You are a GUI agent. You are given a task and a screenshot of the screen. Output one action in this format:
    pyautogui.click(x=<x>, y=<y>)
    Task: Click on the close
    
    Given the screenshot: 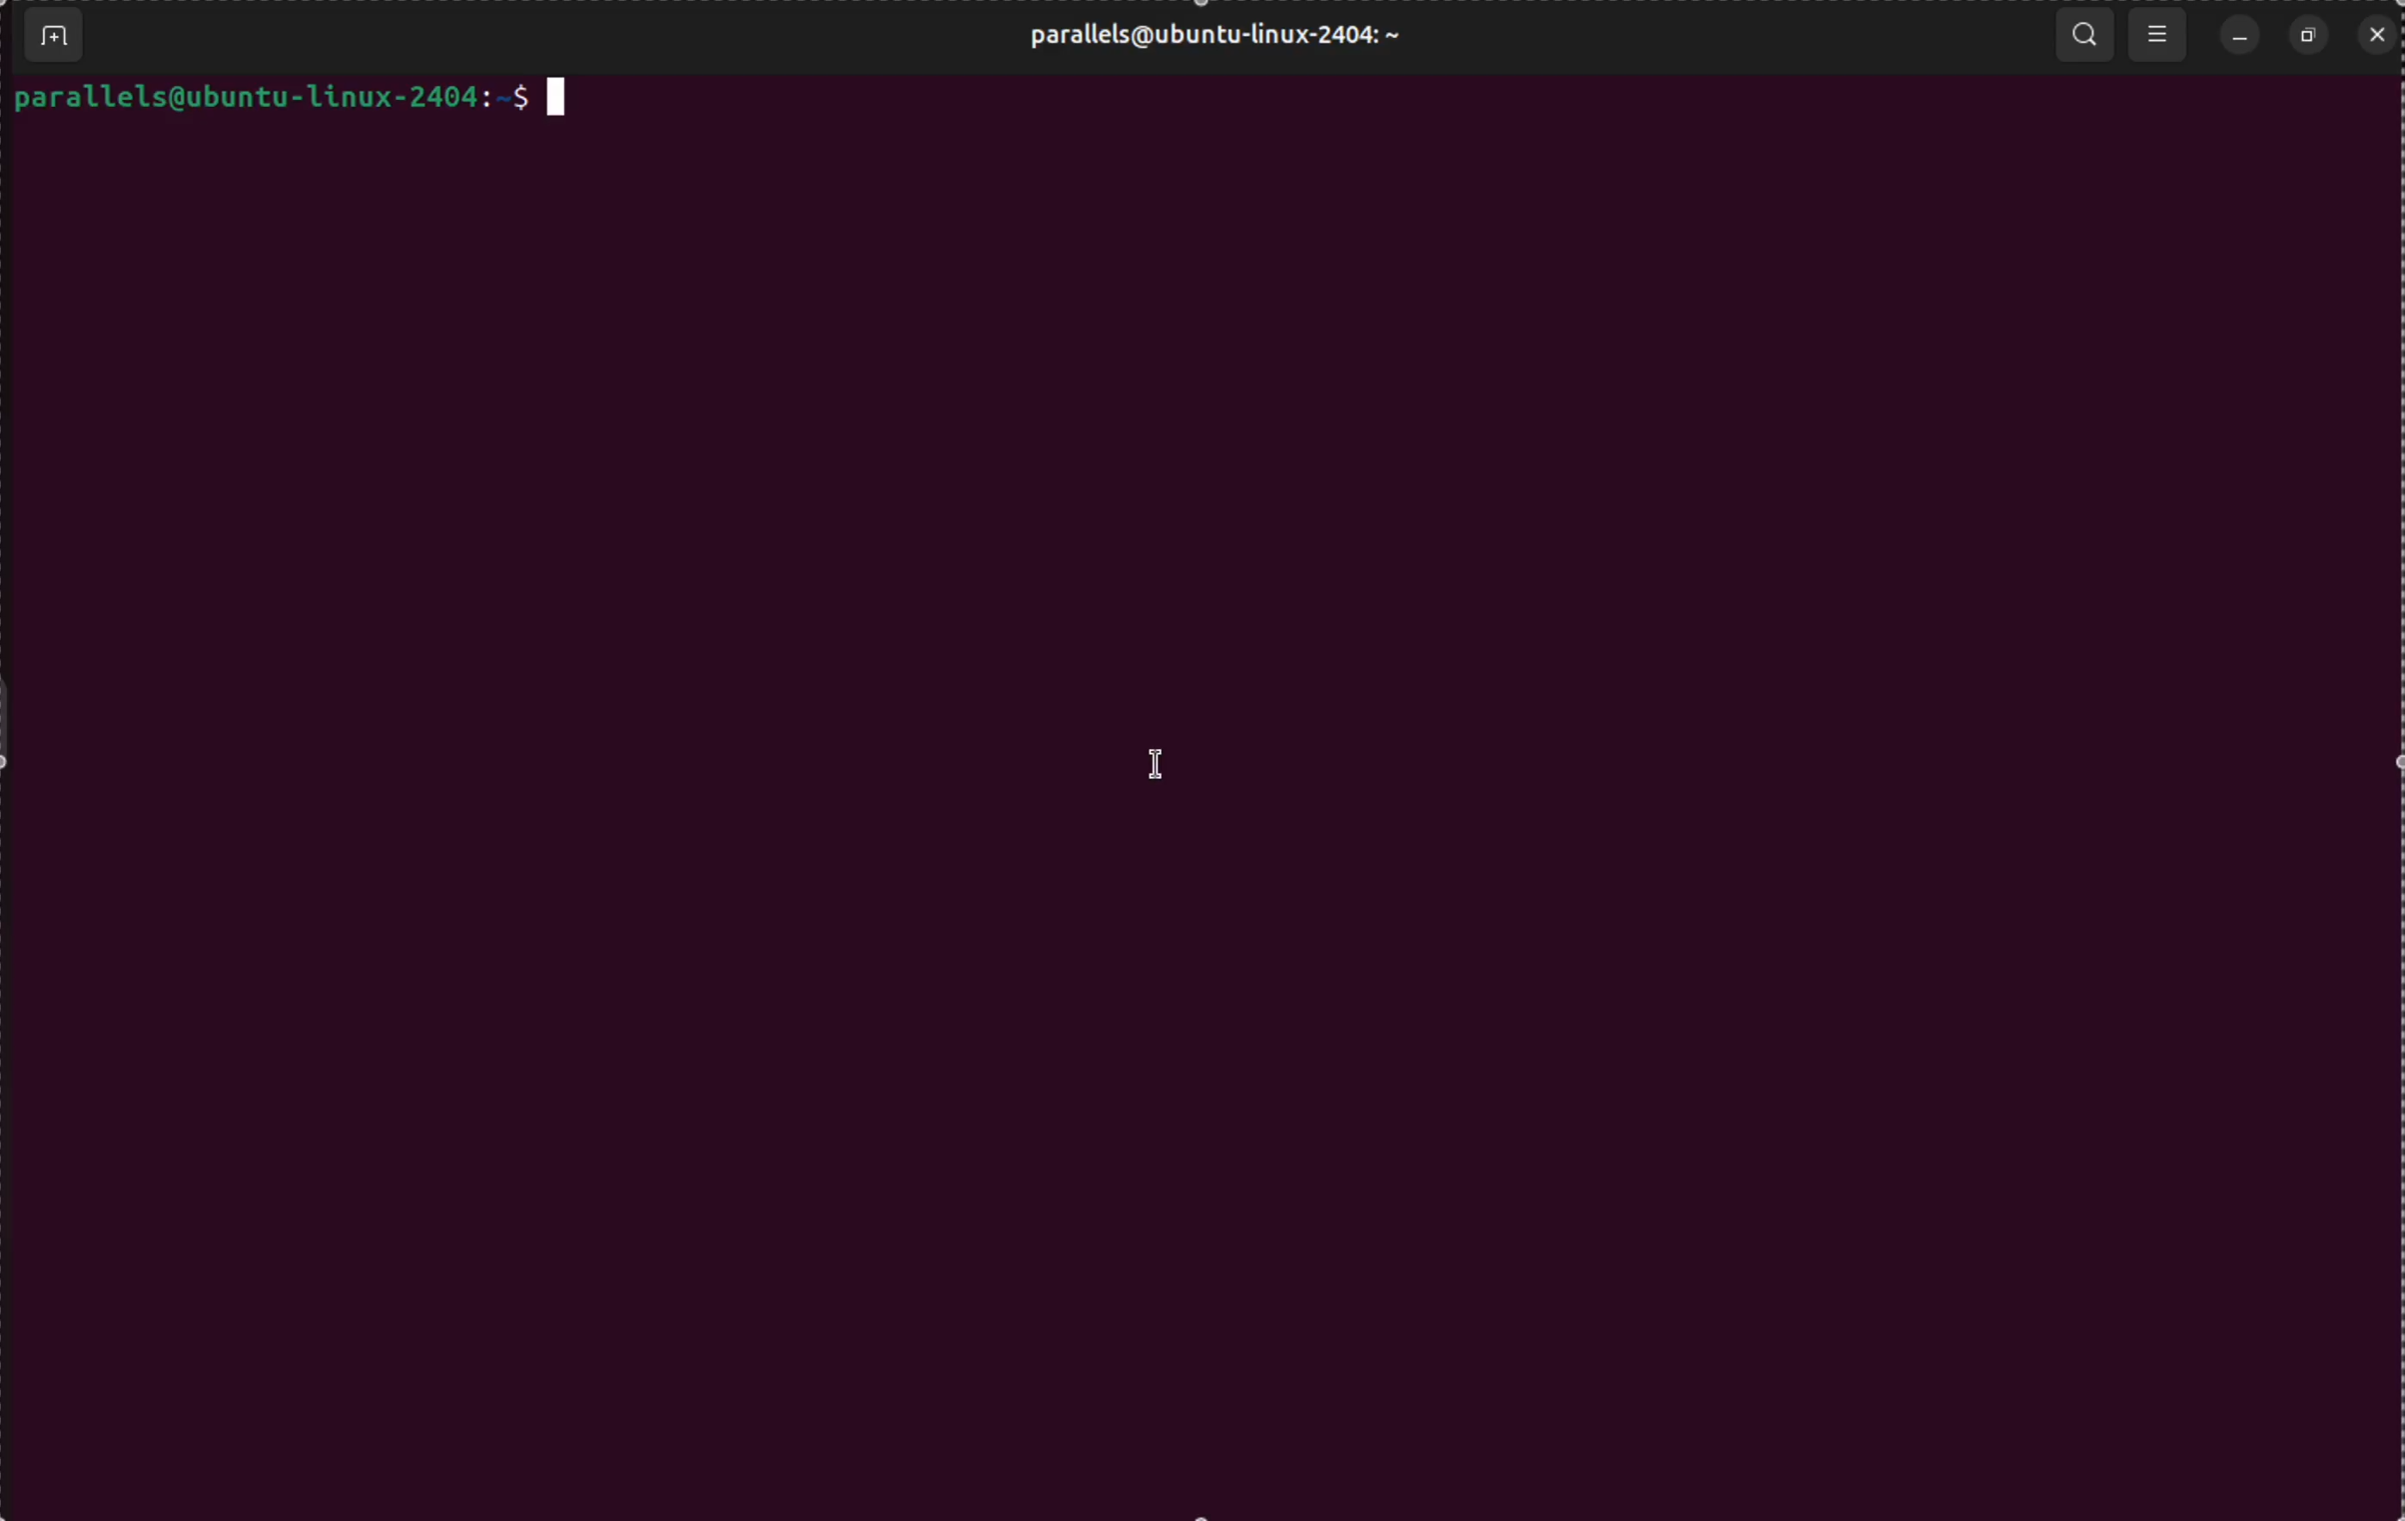 What is the action you would take?
    pyautogui.click(x=2375, y=34)
    